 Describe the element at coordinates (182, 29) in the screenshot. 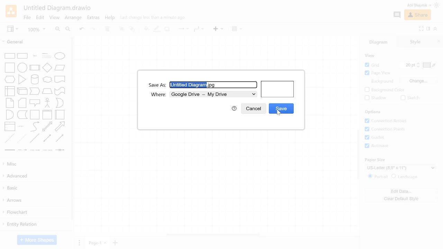

I see `Connection` at that location.